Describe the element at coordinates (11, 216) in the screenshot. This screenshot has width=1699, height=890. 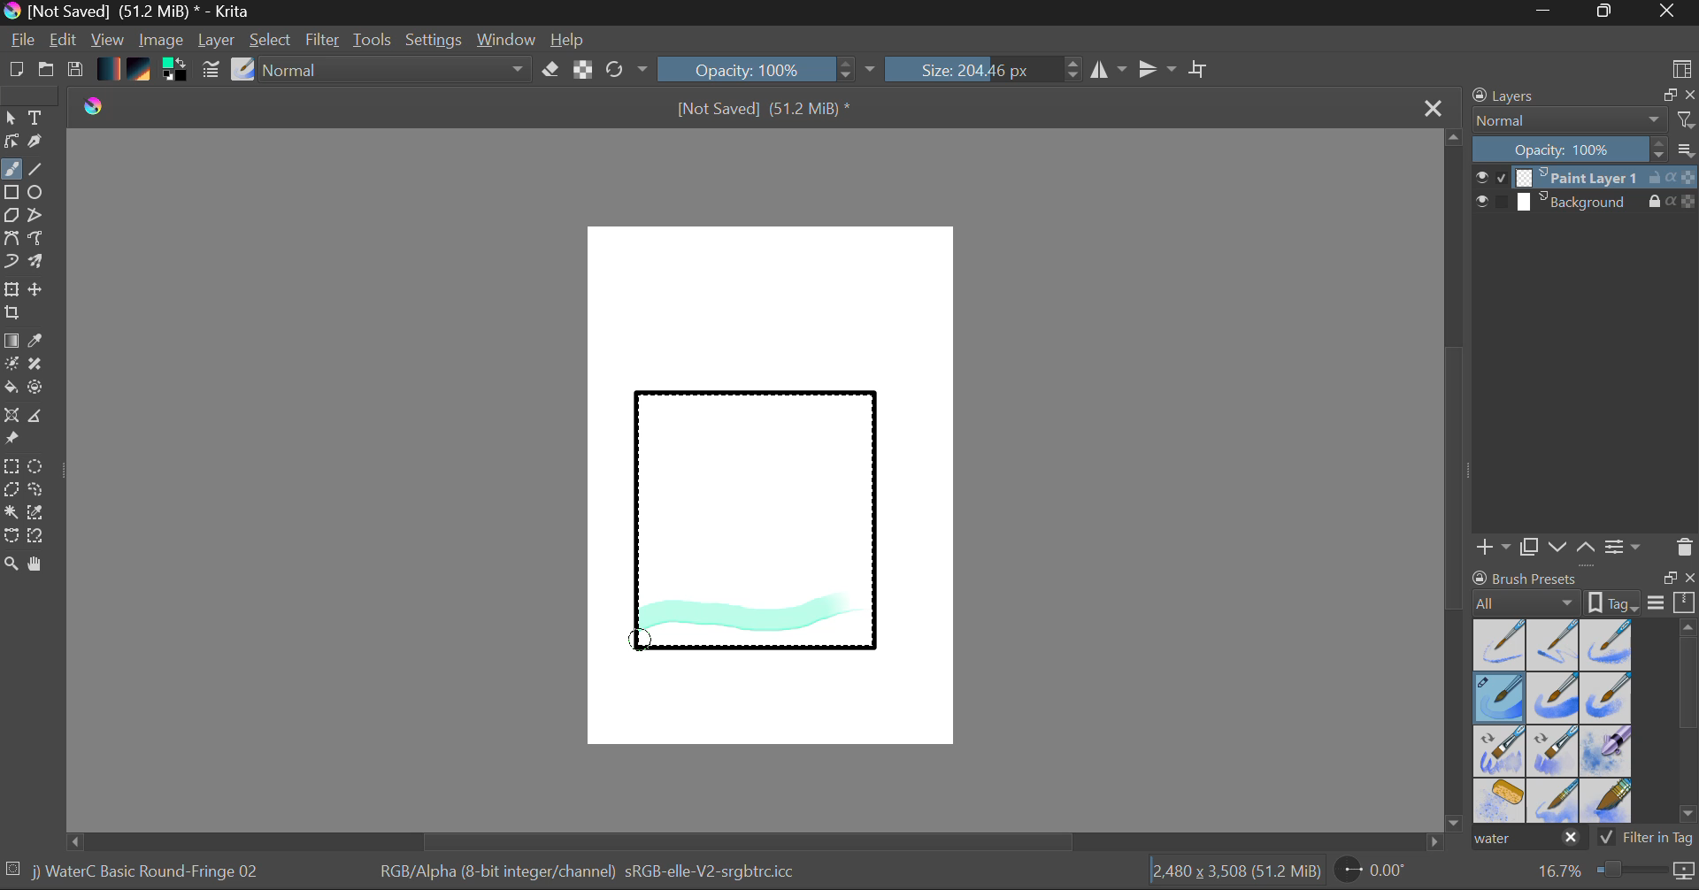
I see `Polygon` at that location.